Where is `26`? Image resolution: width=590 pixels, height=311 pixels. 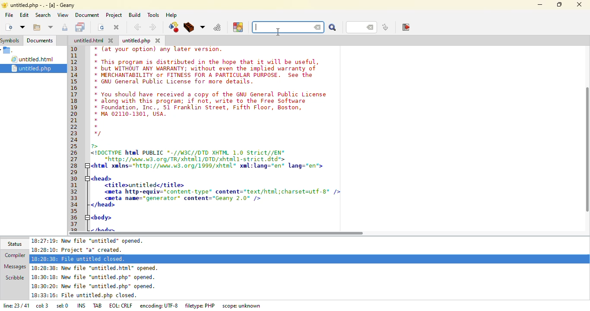
26 is located at coordinates (75, 153).